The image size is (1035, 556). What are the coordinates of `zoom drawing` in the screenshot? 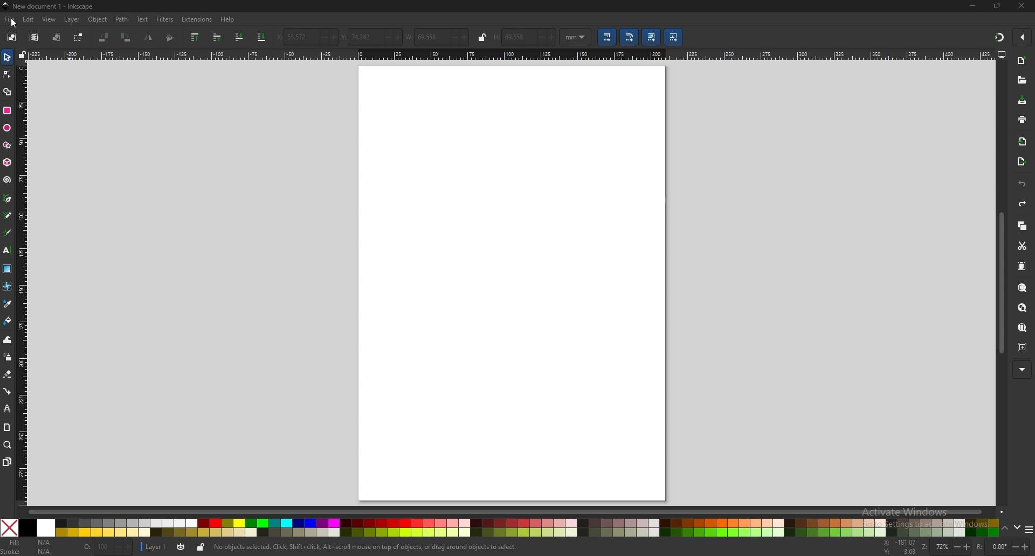 It's located at (1023, 308).